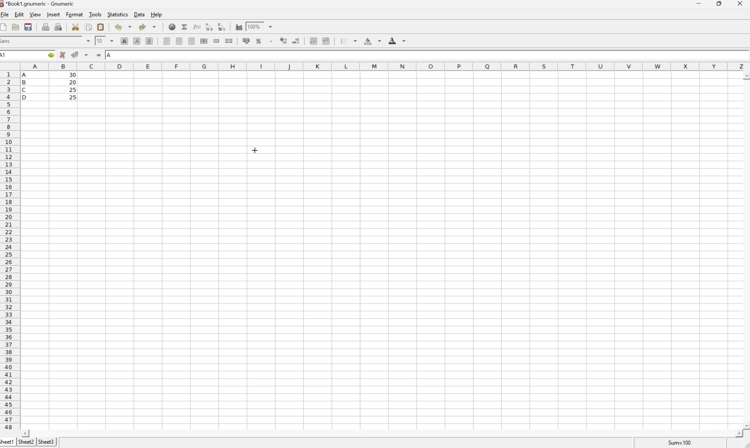  What do you see at coordinates (7, 55) in the screenshot?
I see `A1` at bounding box center [7, 55].